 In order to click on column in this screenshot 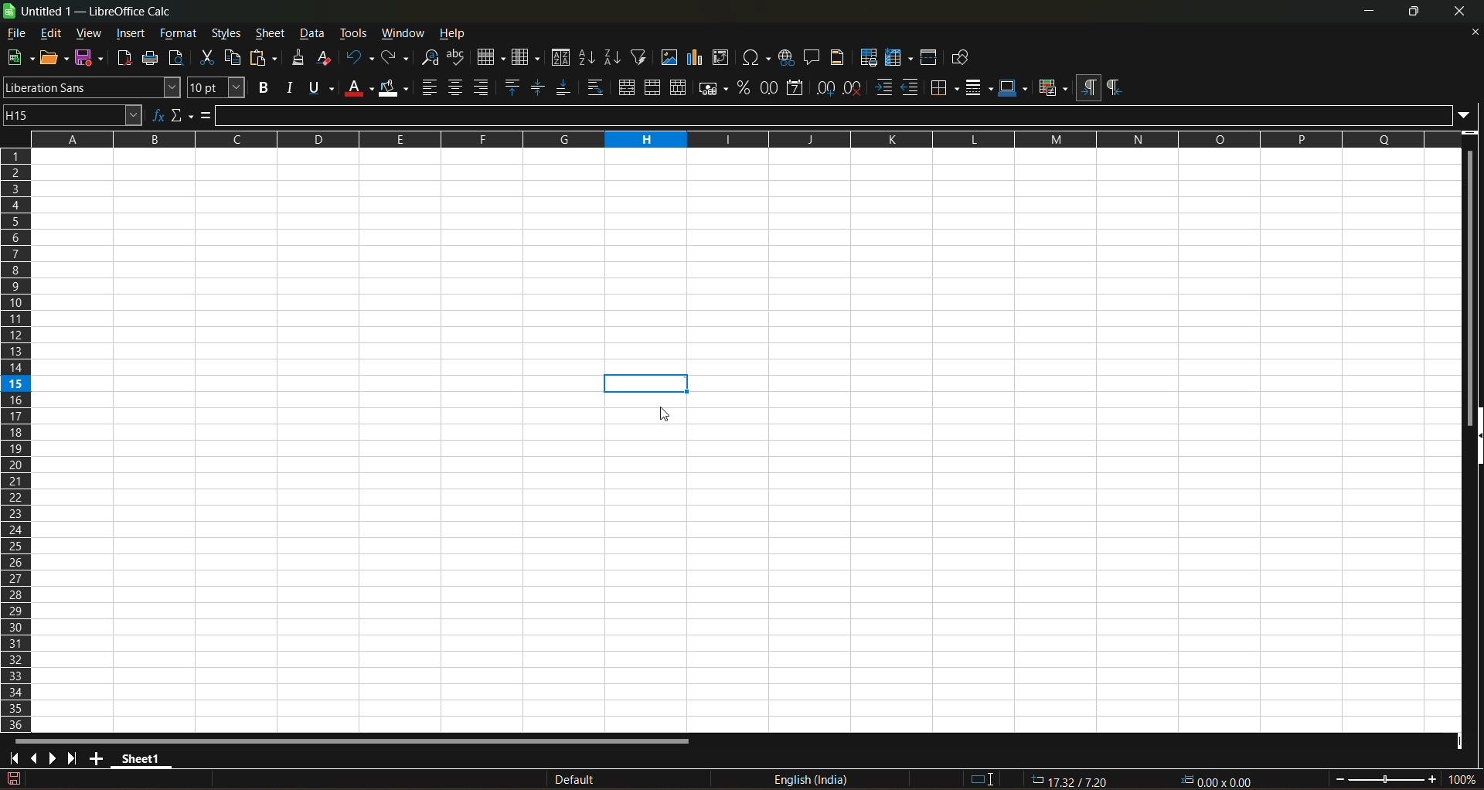, I will do `click(526, 57)`.